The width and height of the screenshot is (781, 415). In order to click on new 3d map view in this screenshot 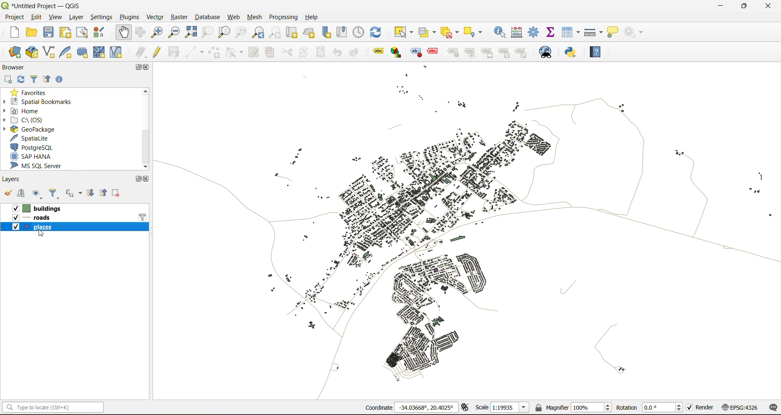, I will do `click(310, 33)`.